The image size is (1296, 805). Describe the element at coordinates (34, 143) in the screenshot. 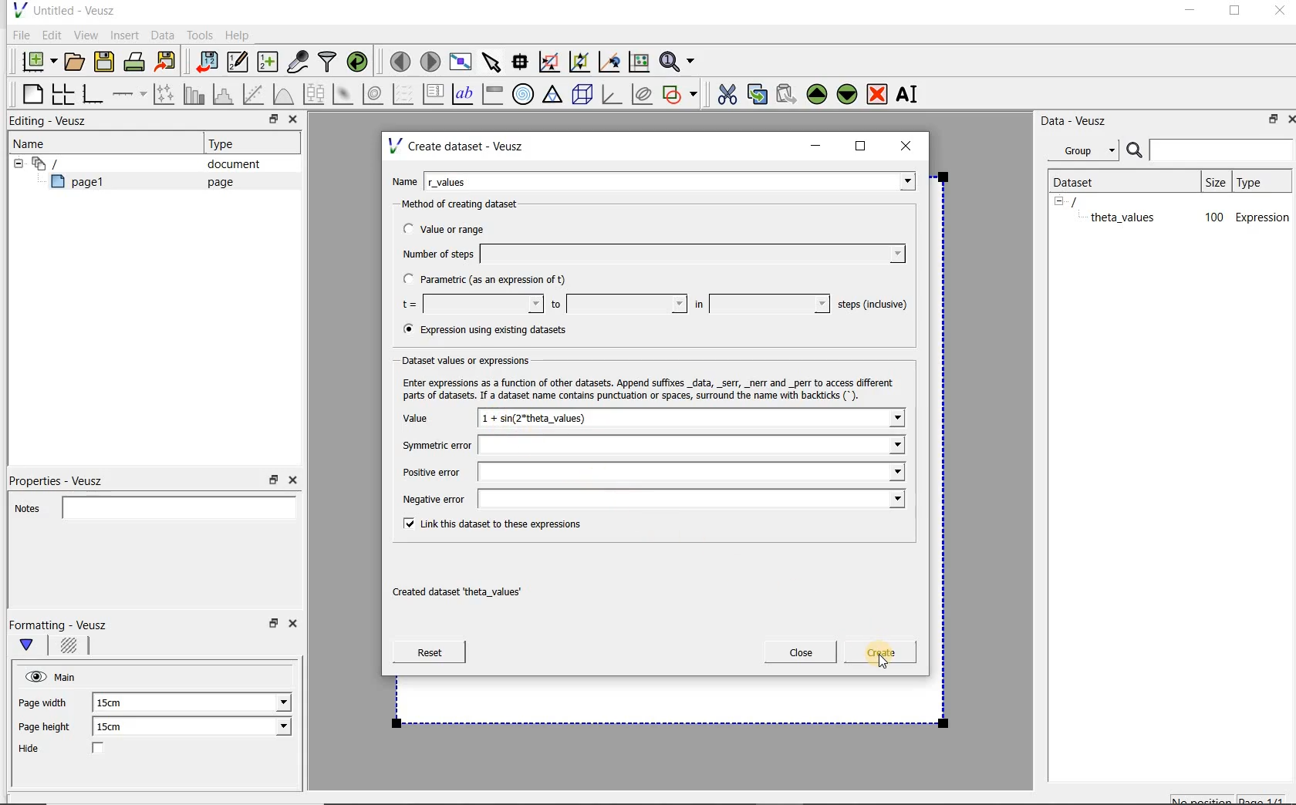

I see `Name` at that location.